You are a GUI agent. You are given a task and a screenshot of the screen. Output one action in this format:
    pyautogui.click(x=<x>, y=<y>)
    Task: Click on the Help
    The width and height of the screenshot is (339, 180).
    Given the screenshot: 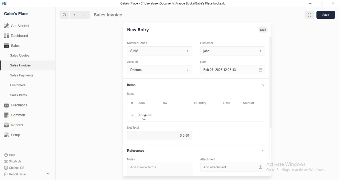 What is the action you would take?
    pyautogui.click(x=12, y=155)
    